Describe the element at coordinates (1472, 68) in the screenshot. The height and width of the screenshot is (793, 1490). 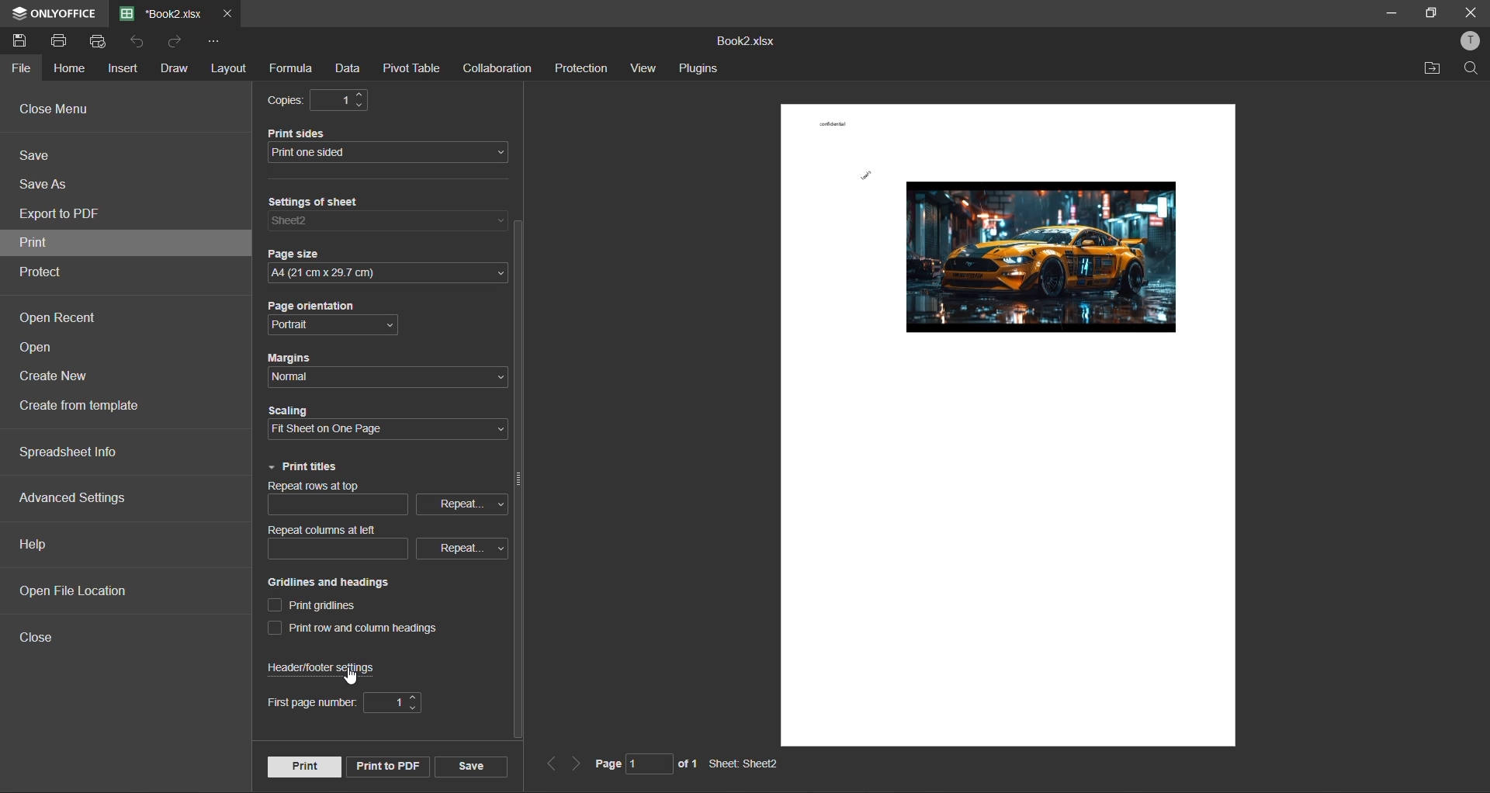
I see `find` at that location.